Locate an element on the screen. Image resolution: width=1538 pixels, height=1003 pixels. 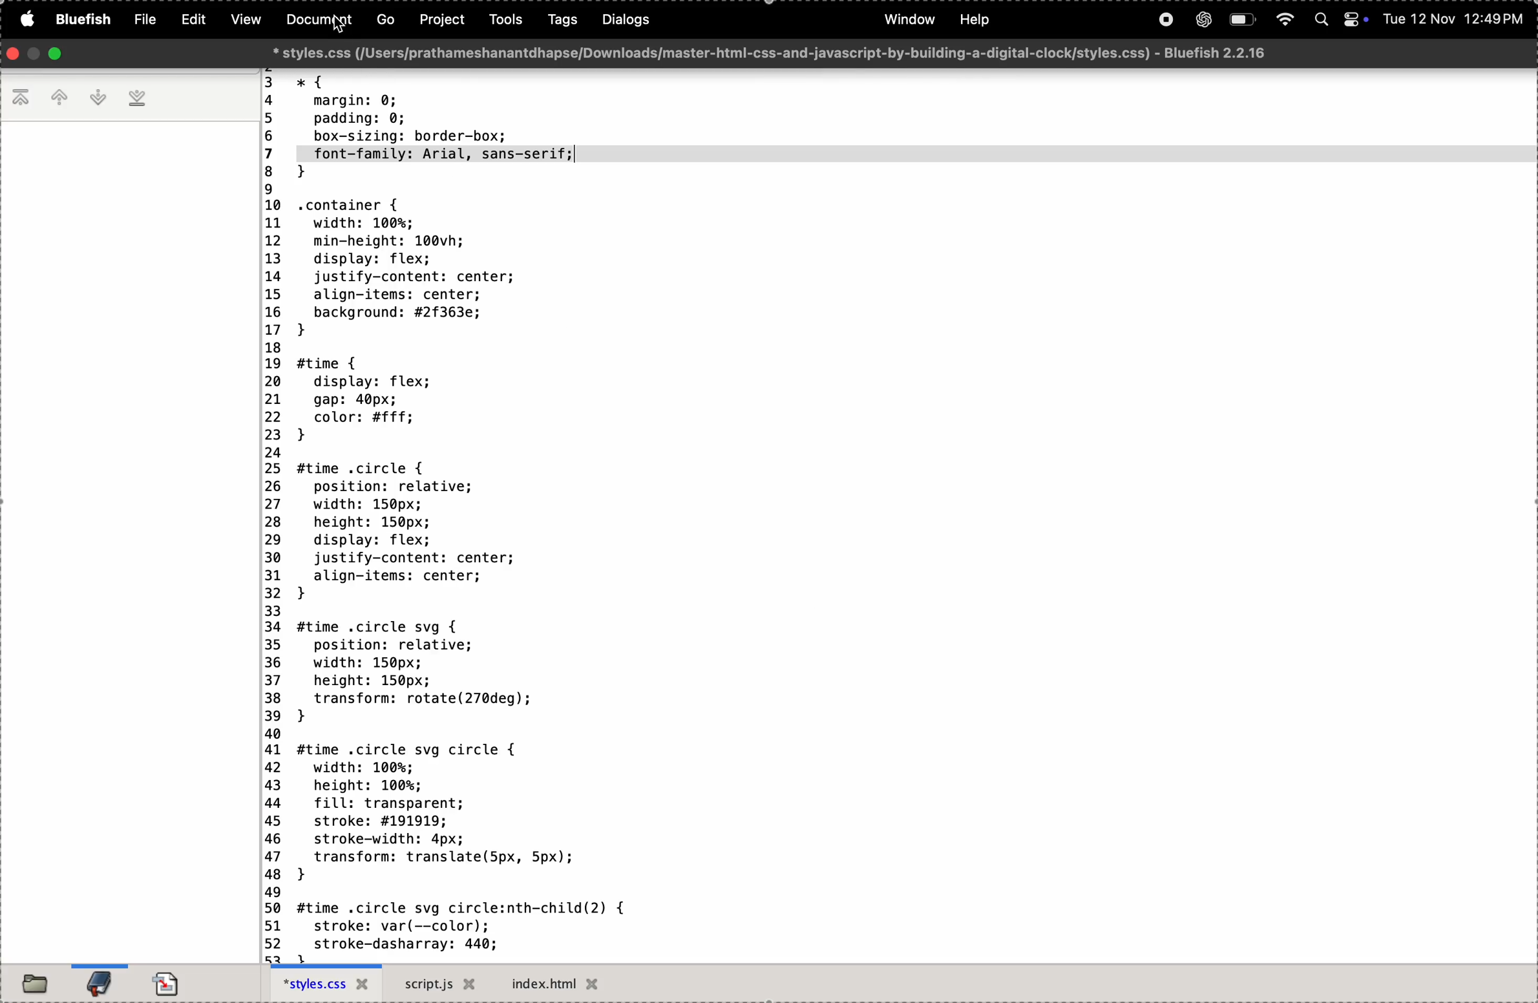
open doc is located at coordinates (171, 979).